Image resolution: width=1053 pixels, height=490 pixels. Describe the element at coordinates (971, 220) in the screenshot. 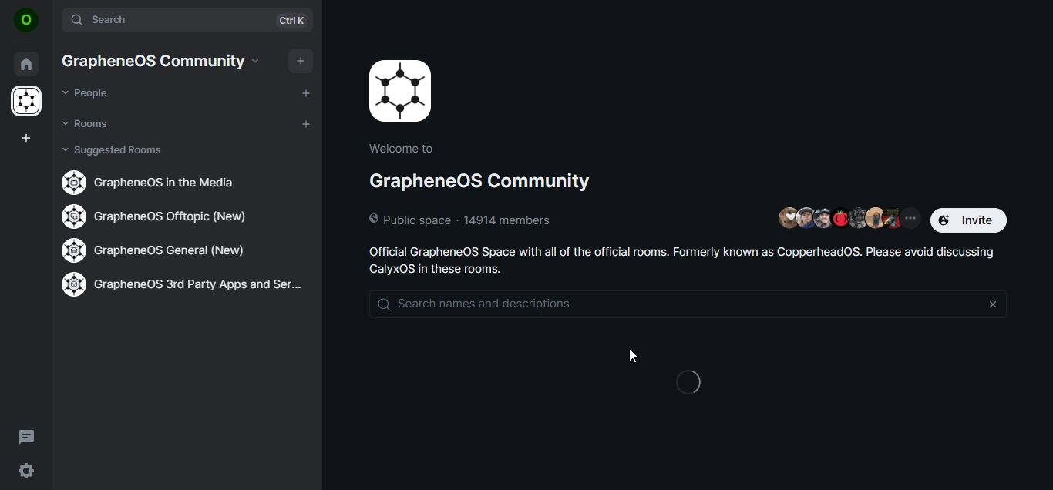

I see `invite` at that location.